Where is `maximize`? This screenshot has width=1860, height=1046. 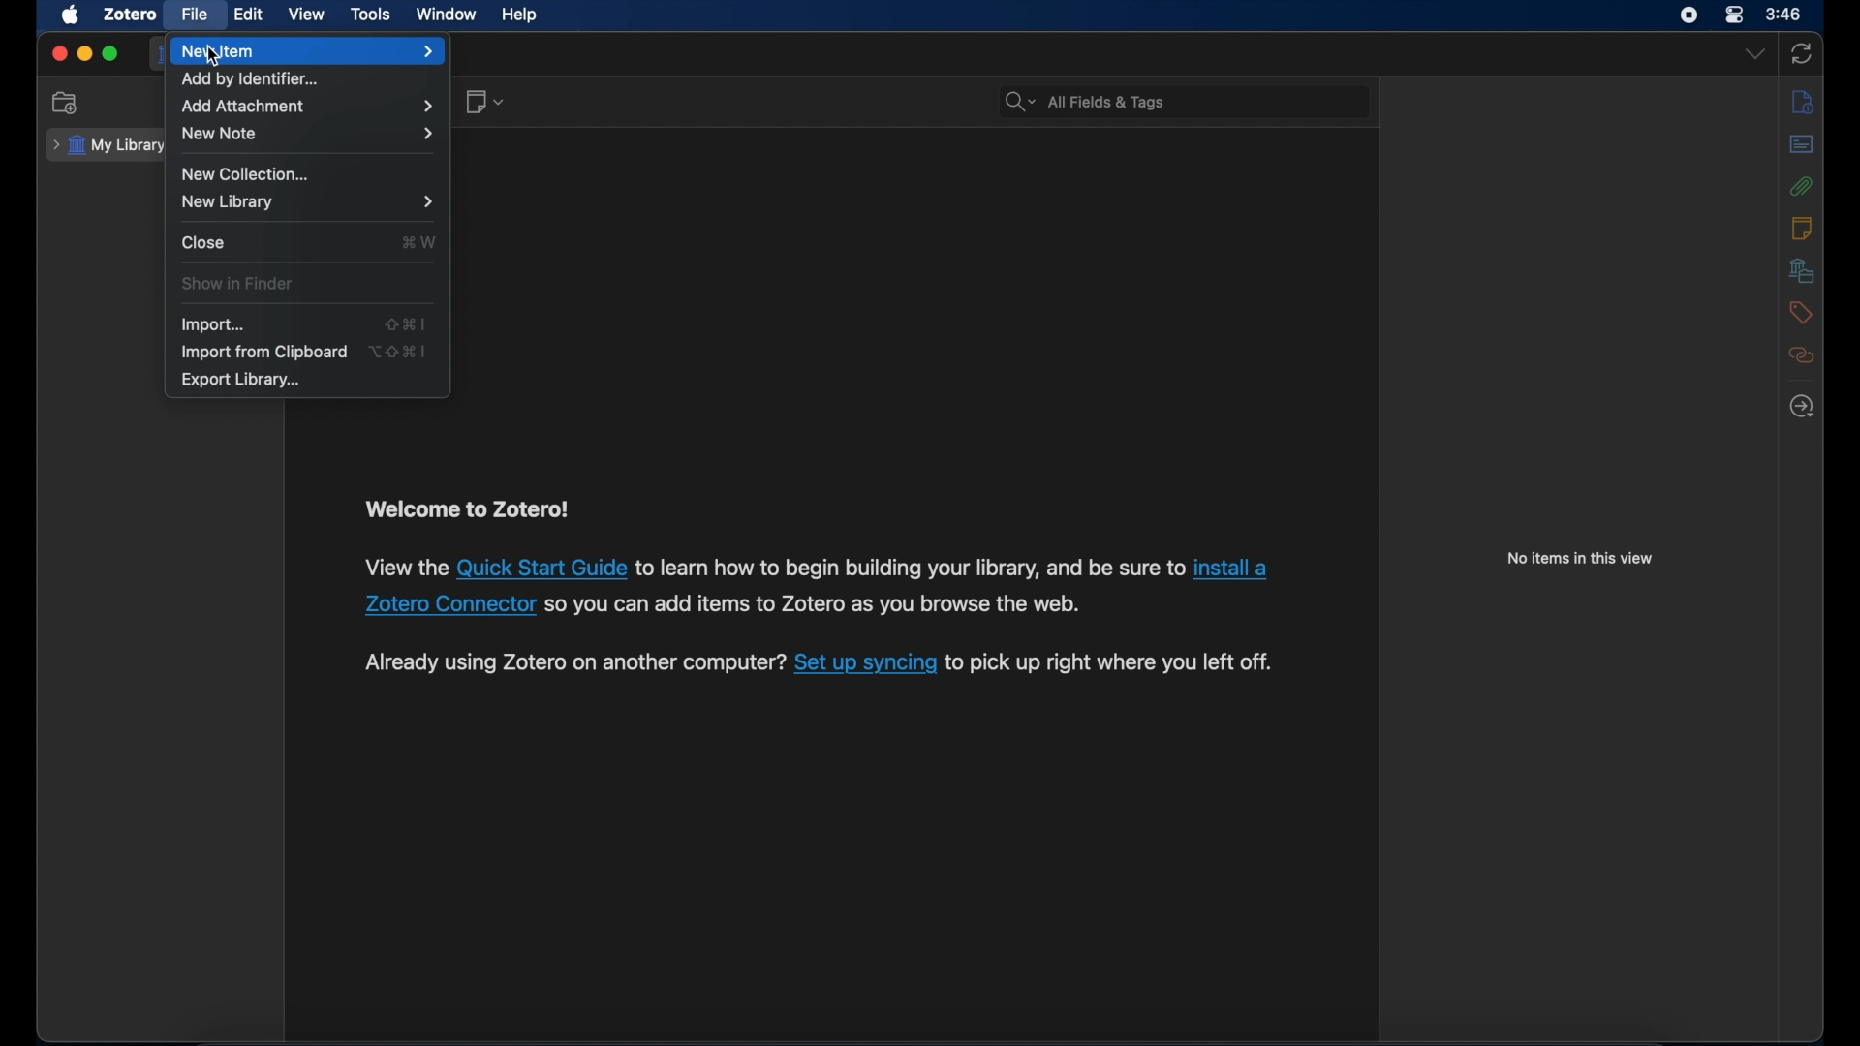 maximize is located at coordinates (110, 54).